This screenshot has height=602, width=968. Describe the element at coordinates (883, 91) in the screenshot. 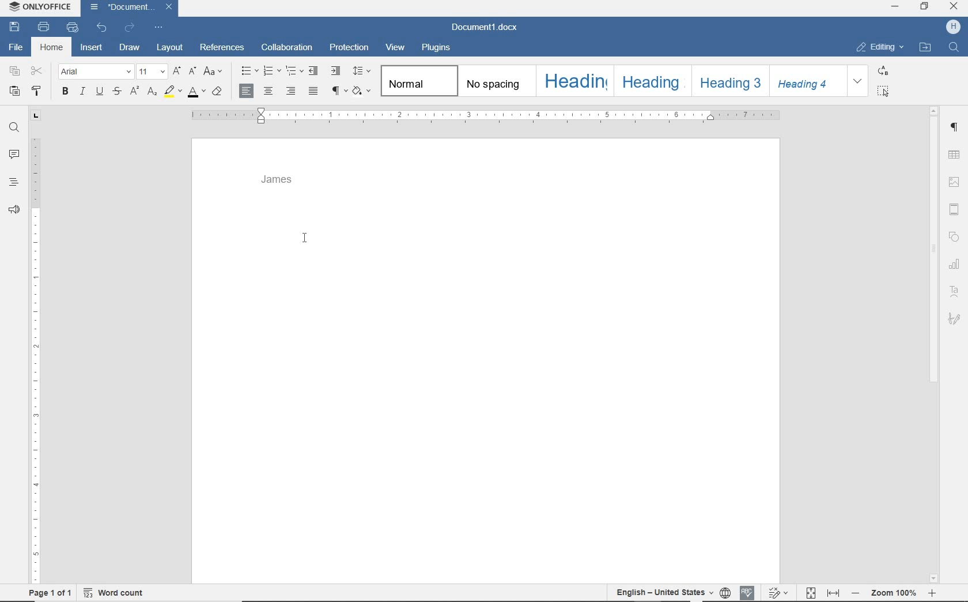

I see `SELECT ALL` at that location.